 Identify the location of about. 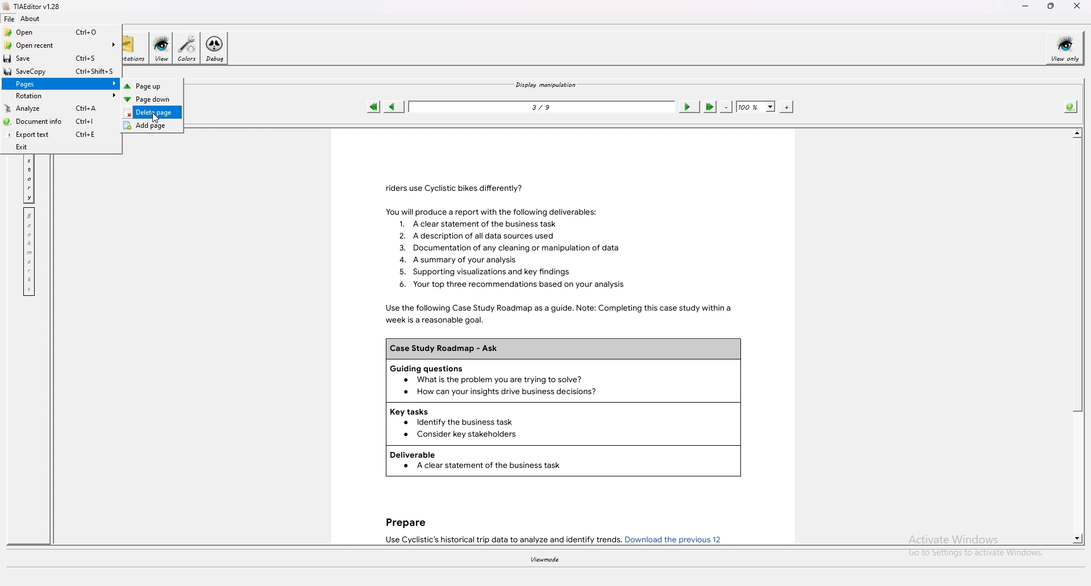
(30, 18).